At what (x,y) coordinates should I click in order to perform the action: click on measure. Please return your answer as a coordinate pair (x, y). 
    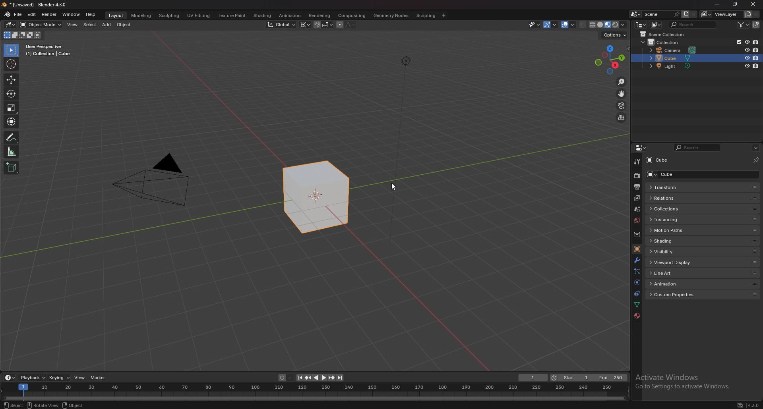
    Looking at the image, I should click on (12, 151).